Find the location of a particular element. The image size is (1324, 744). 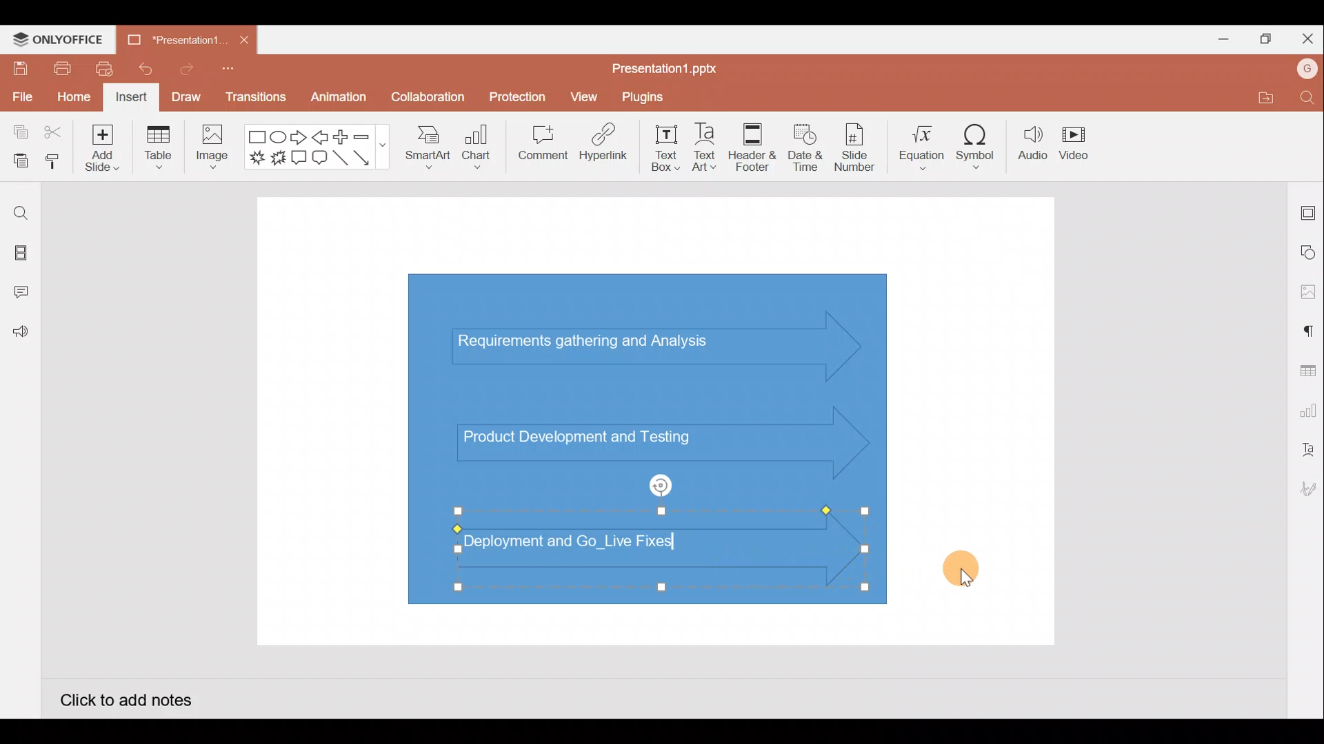

Shape settings is located at coordinates (1309, 251).